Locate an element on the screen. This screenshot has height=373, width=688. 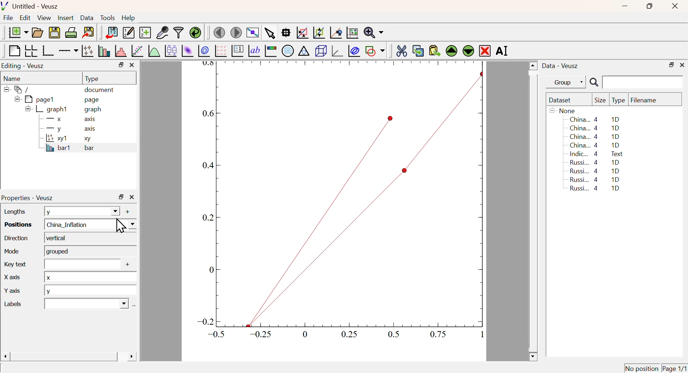
Type is located at coordinates (92, 79).